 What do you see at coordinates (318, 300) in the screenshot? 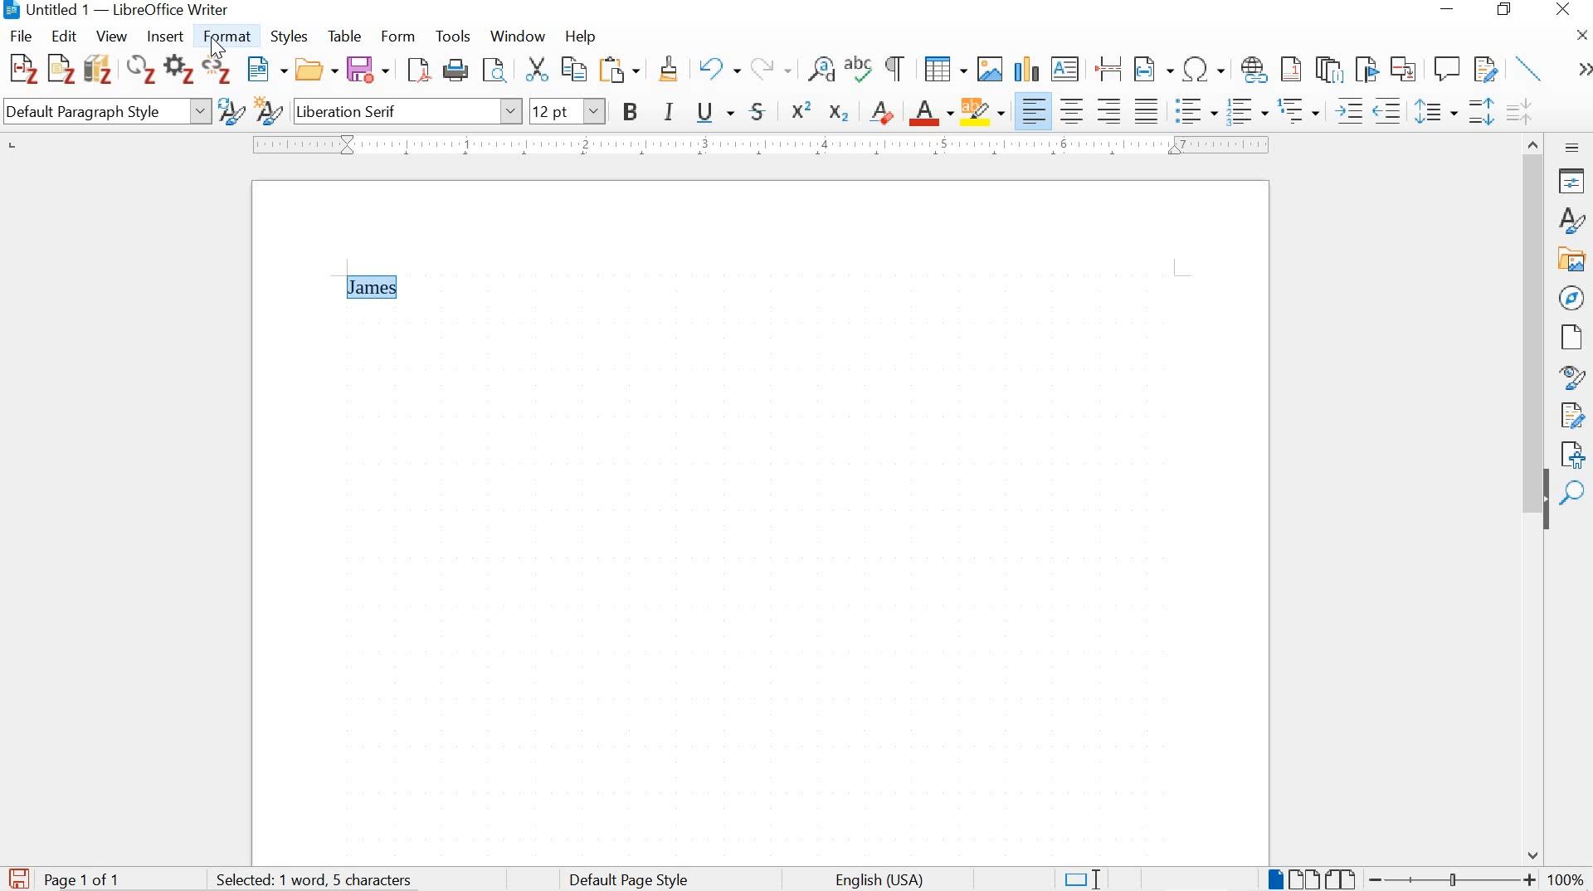
I see `cursor position at drag to` at bounding box center [318, 300].